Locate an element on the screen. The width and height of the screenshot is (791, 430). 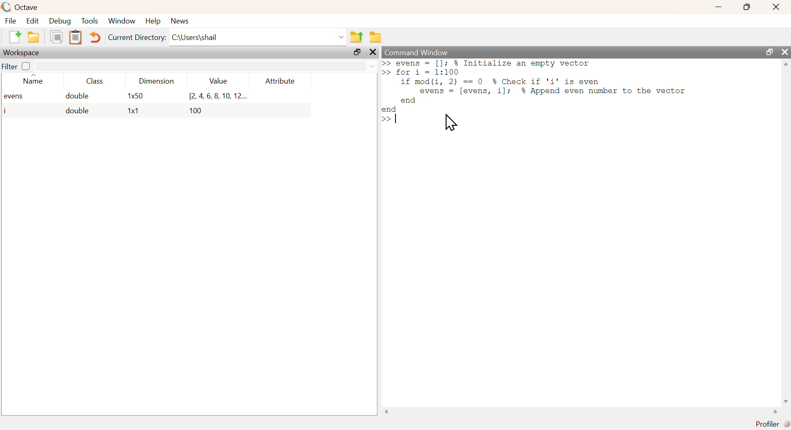
double is located at coordinates (80, 96).